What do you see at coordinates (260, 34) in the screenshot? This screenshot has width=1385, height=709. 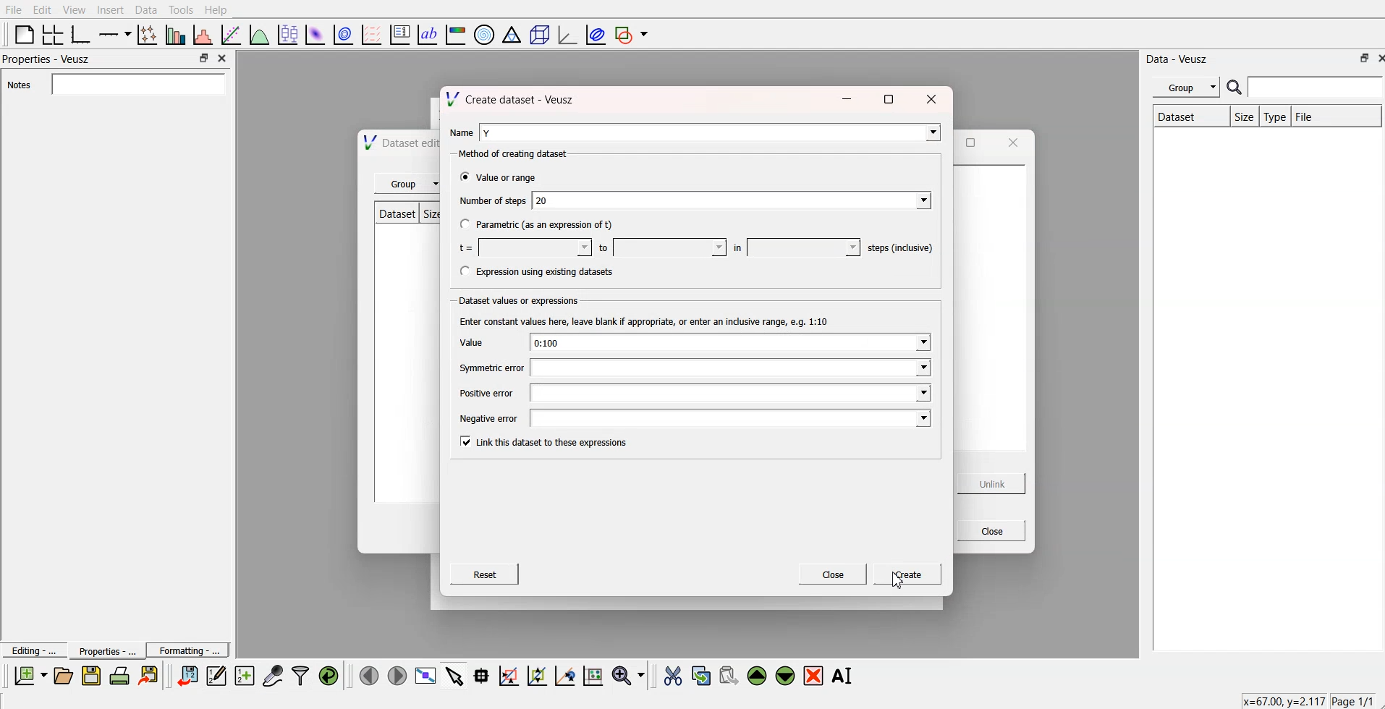 I see `plot a function` at bounding box center [260, 34].